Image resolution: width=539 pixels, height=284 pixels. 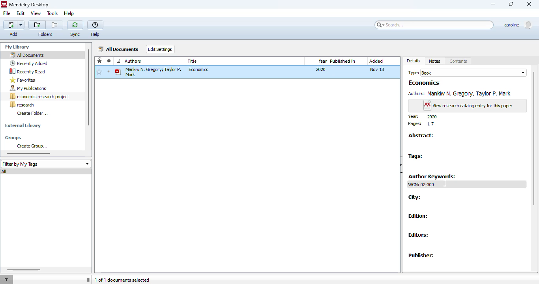 What do you see at coordinates (7, 13) in the screenshot?
I see `file` at bounding box center [7, 13].